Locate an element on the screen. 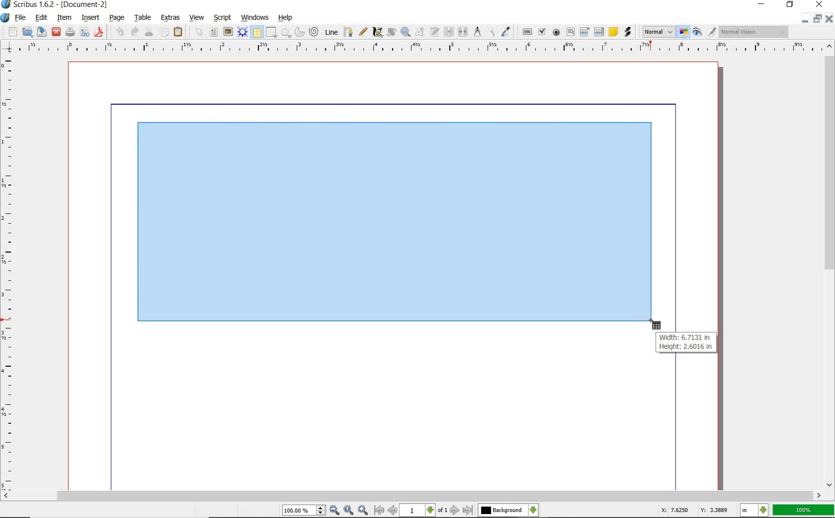 This screenshot has width=835, height=518. pdf radio button is located at coordinates (557, 33).